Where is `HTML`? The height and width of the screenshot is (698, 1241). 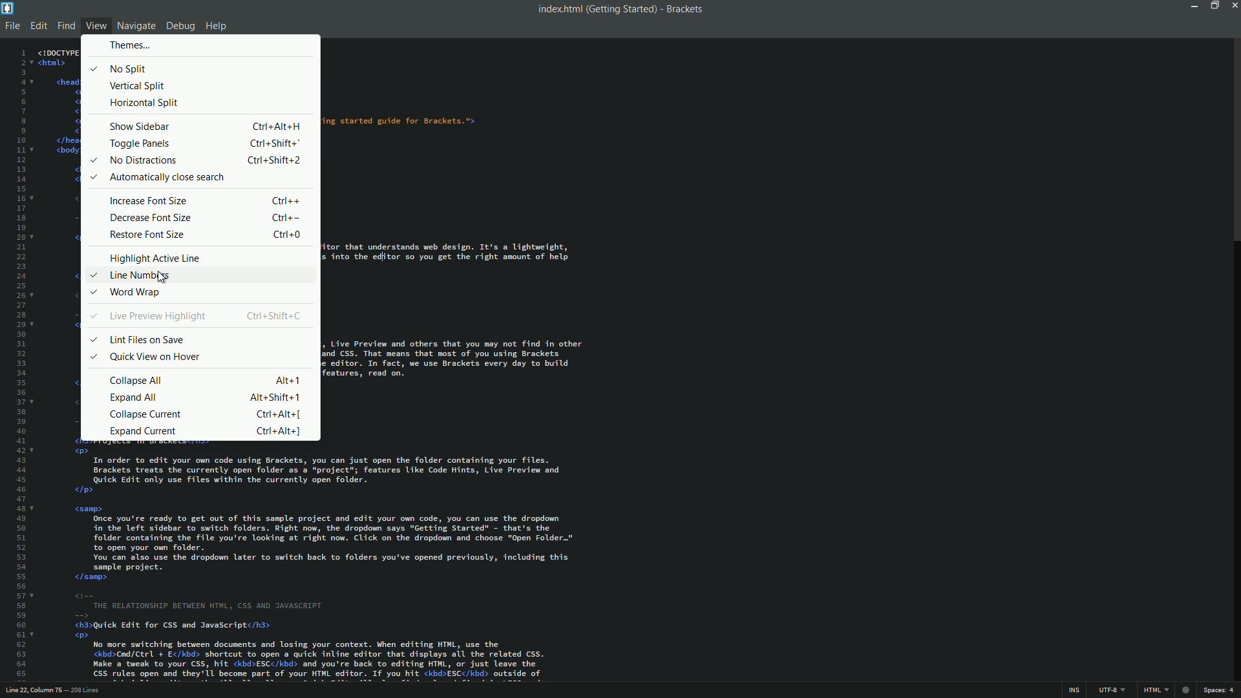
HTML is located at coordinates (1156, 690).